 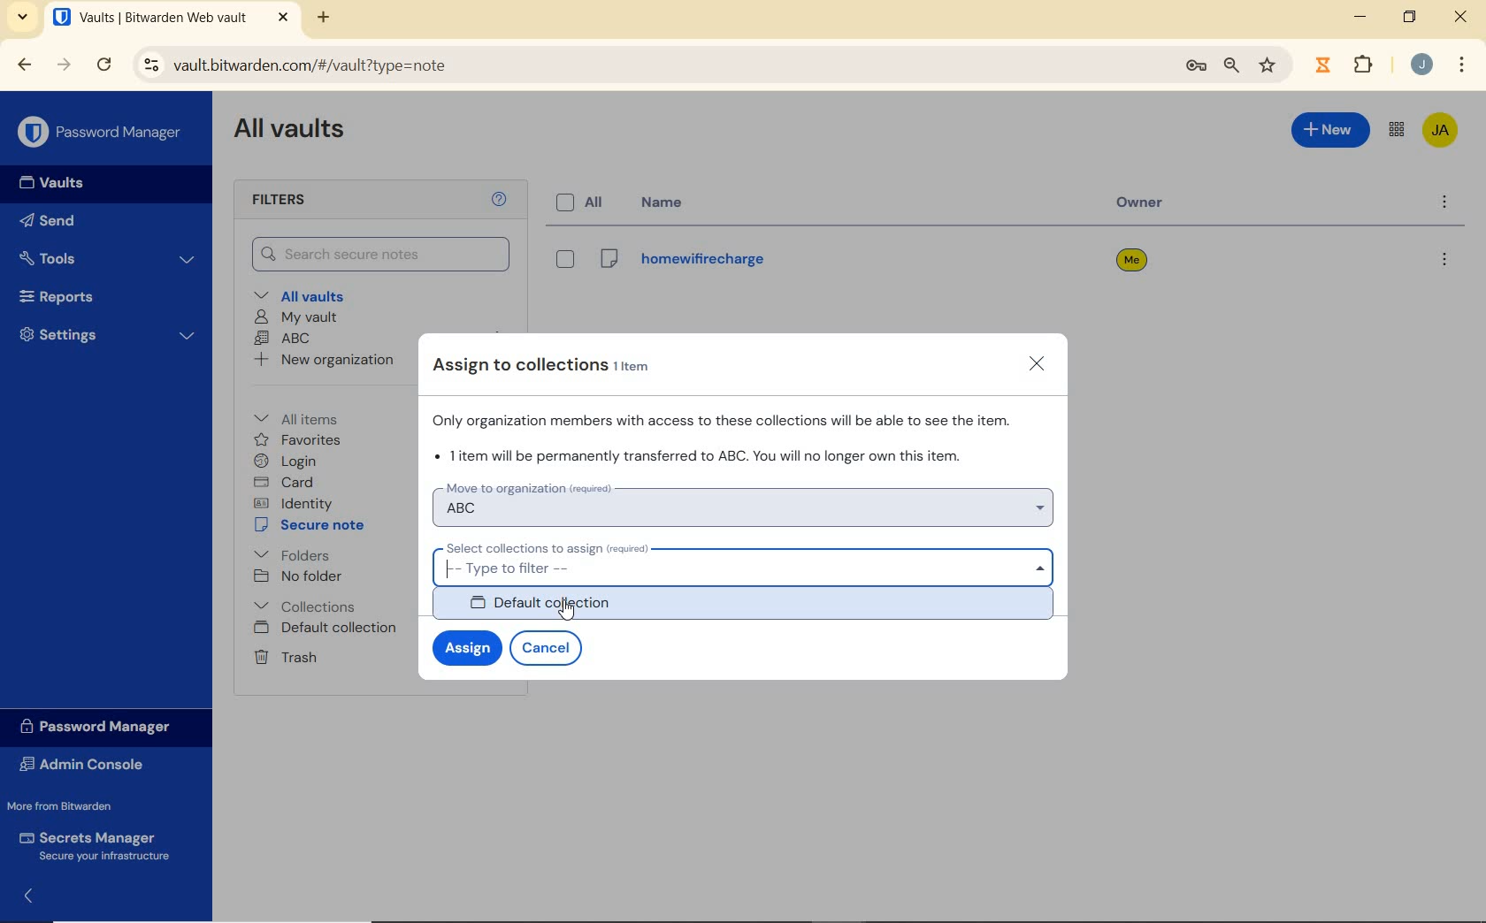 I want to click on manage passwords, so click(x=1196, y=69).